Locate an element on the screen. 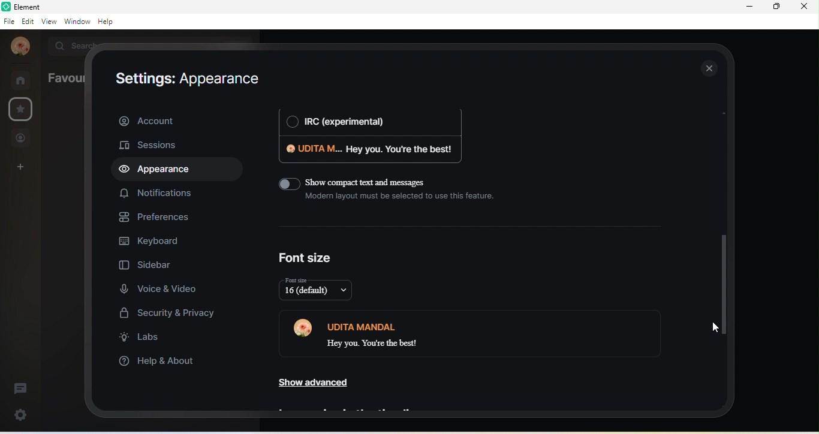 This screenshot has width=819, height=434. security and privacy is located at coordinates (166, 314).